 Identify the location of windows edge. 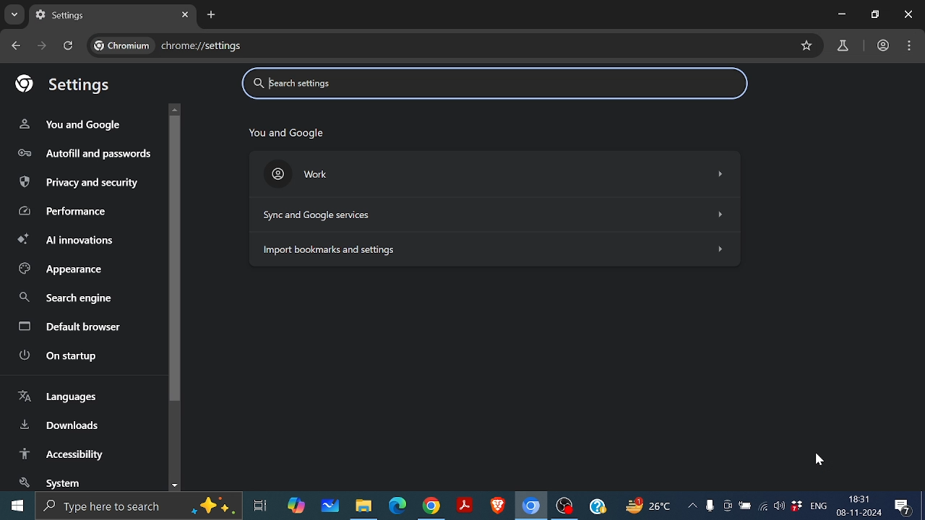
(397, 506).